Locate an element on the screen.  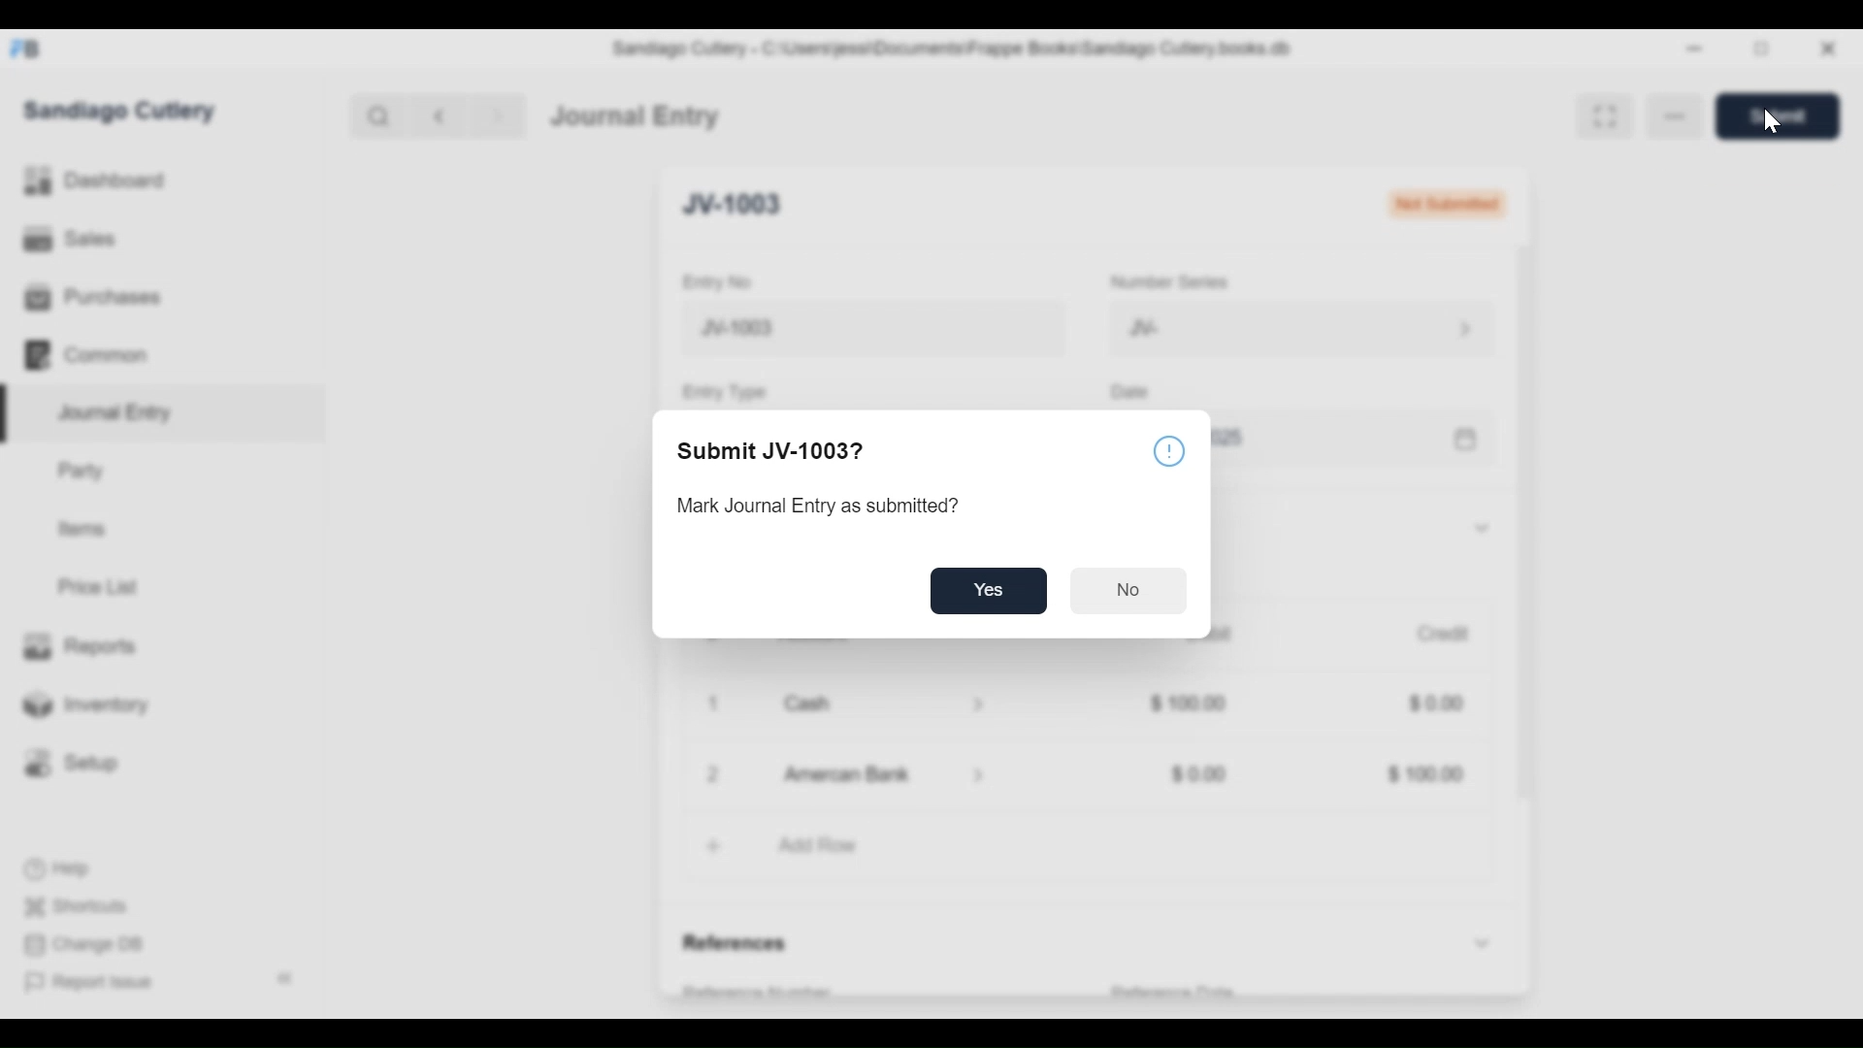
Mark Journal Entry as submitted? is located at coordinates (821, 506).